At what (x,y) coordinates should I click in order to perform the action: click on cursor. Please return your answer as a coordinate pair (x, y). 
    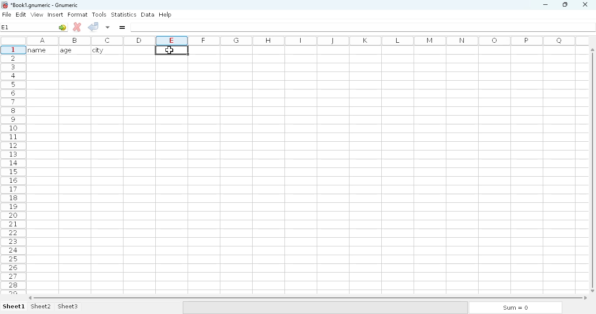
    Looking at the image, I should click on (169, 49).